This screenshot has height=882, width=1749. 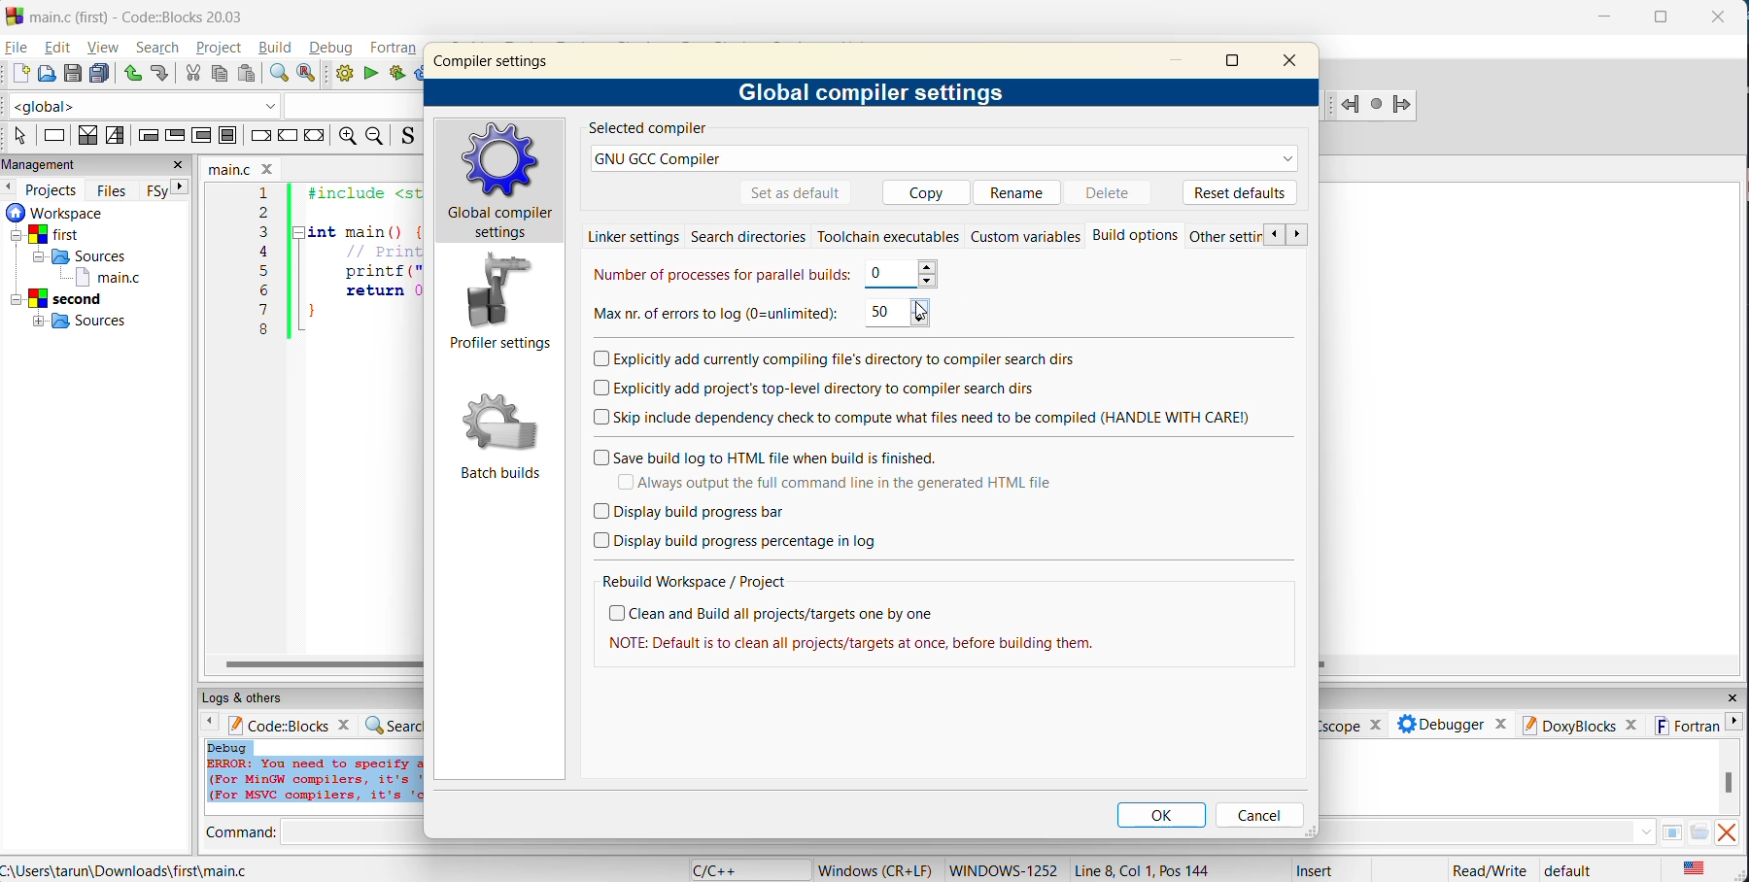 What do you see at coordinates (43, 163) in the screenshot?
I see `management` at bounding box center [43, 163].